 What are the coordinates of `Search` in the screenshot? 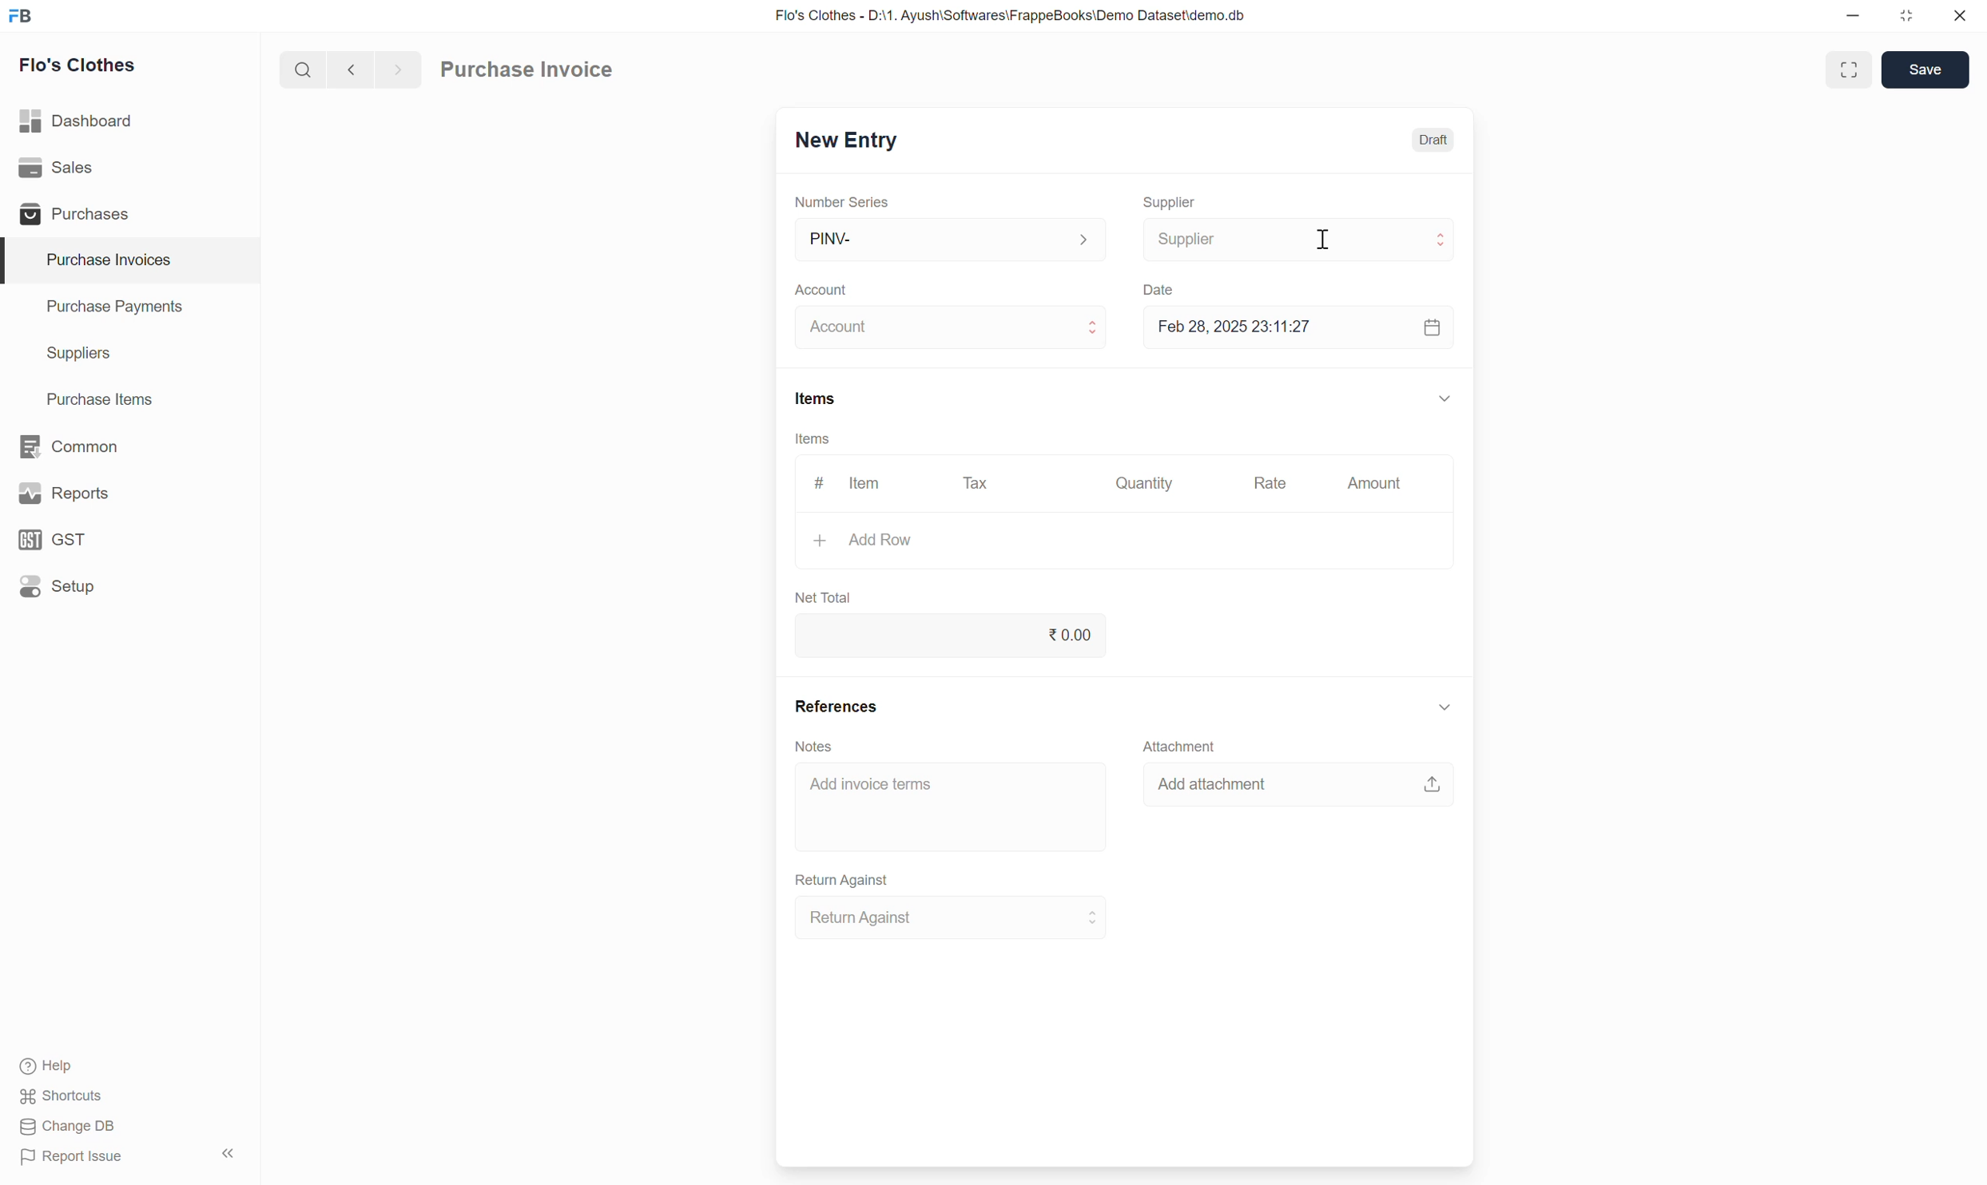 It's located at (304, 69).